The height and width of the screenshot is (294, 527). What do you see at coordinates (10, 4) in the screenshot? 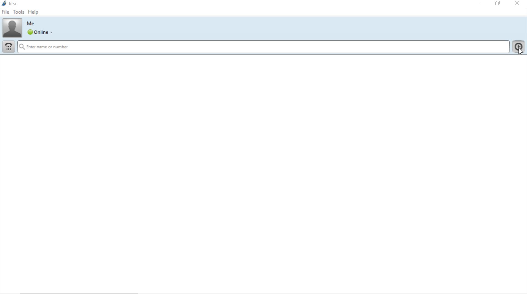
I see `system name` at bounding box center [10, 4].